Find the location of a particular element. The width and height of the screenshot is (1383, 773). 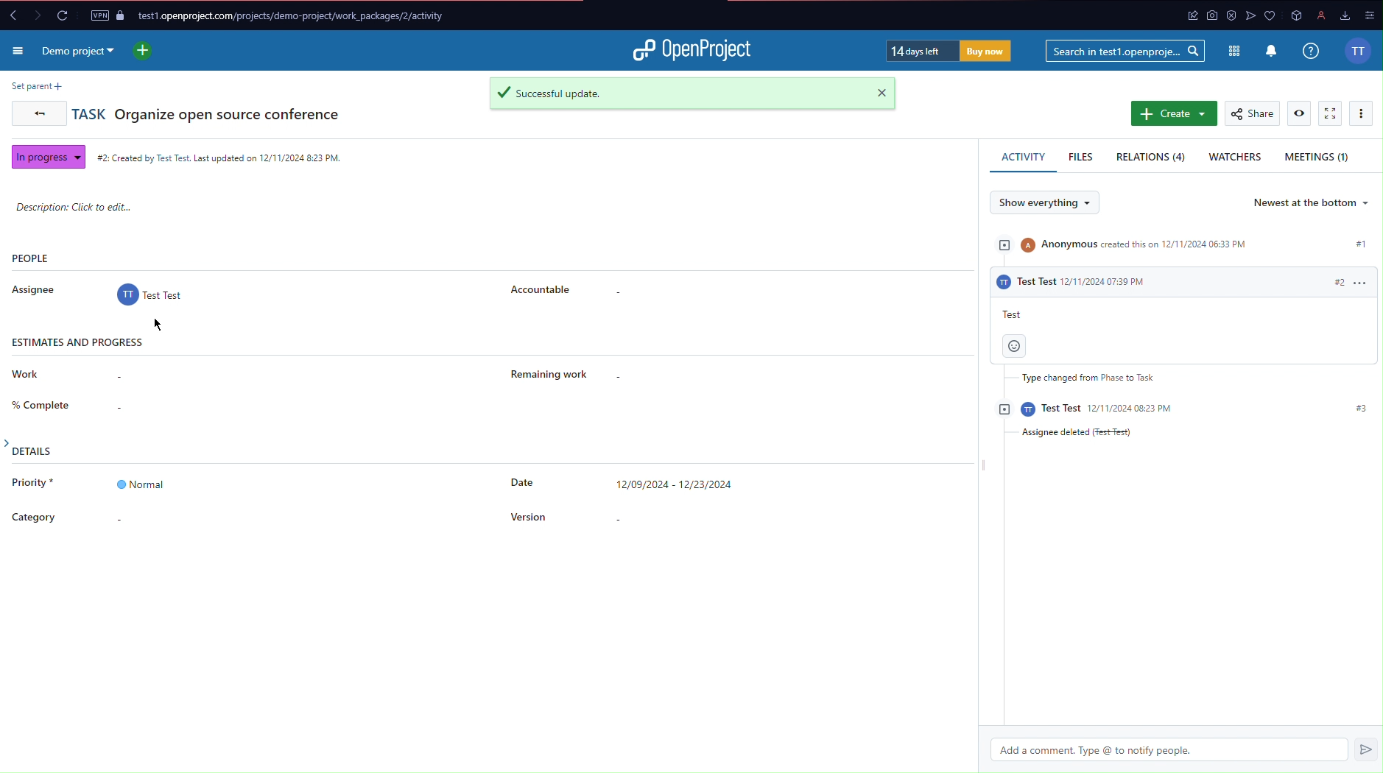

Priority is located at coordinates (87, 479).